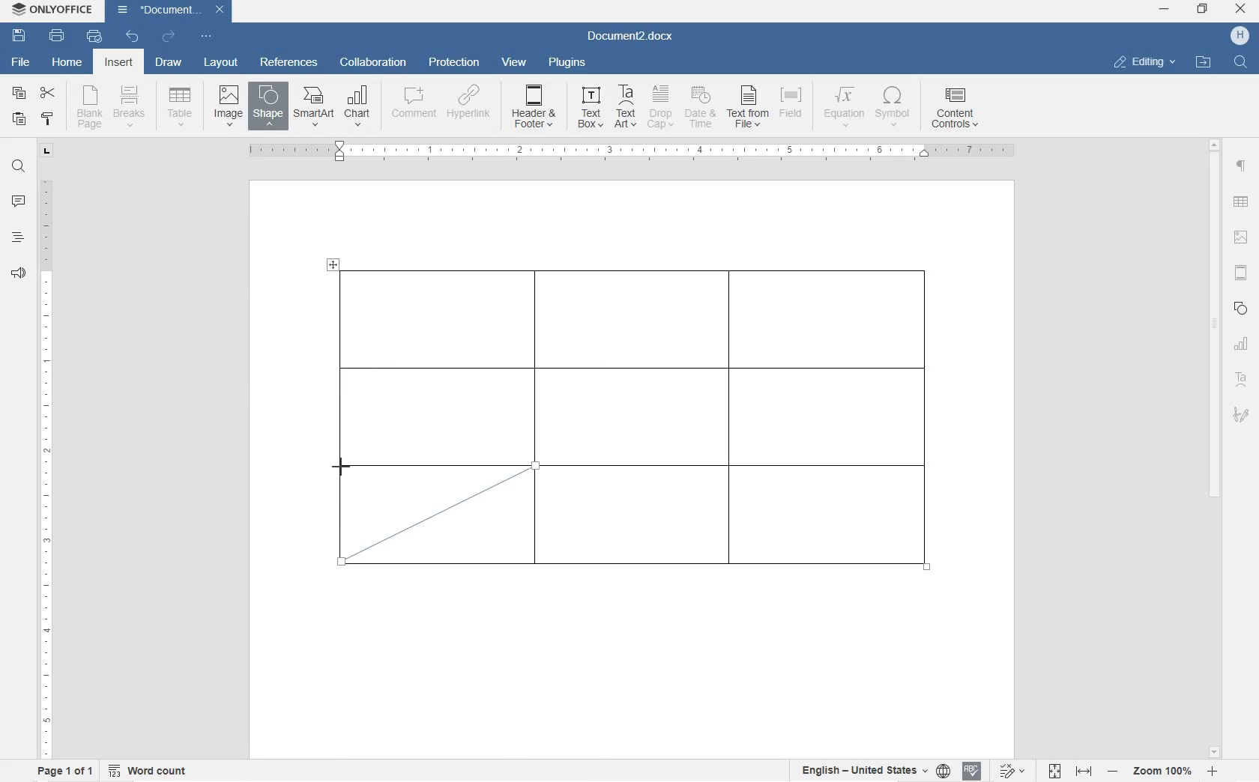 The width and height of the screenshot is (1259, 782). What do you see at coordinates (169, 37) in the screenshot?
I see `redo` at bounding box center [169, 37].